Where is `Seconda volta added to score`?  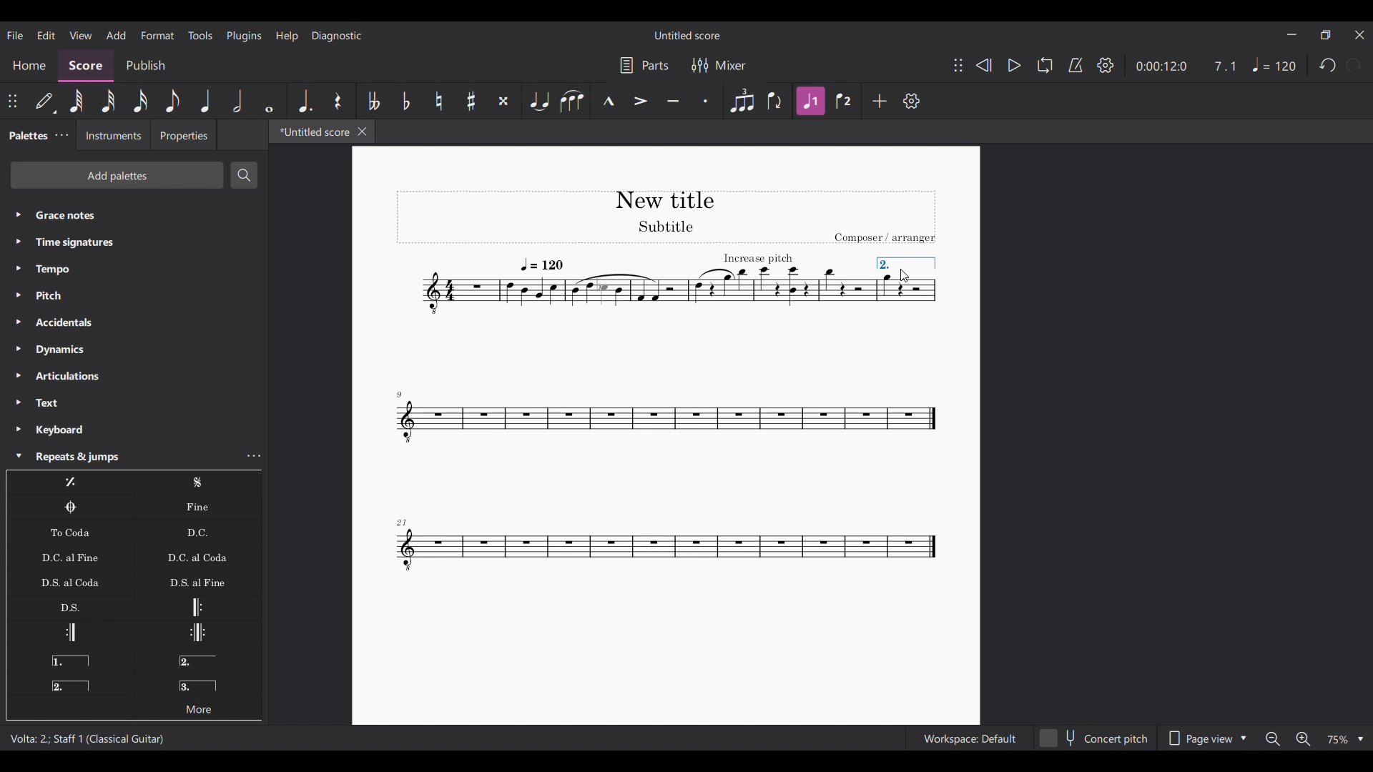 Seconda volta added to score is located at coordinates (906, 264).